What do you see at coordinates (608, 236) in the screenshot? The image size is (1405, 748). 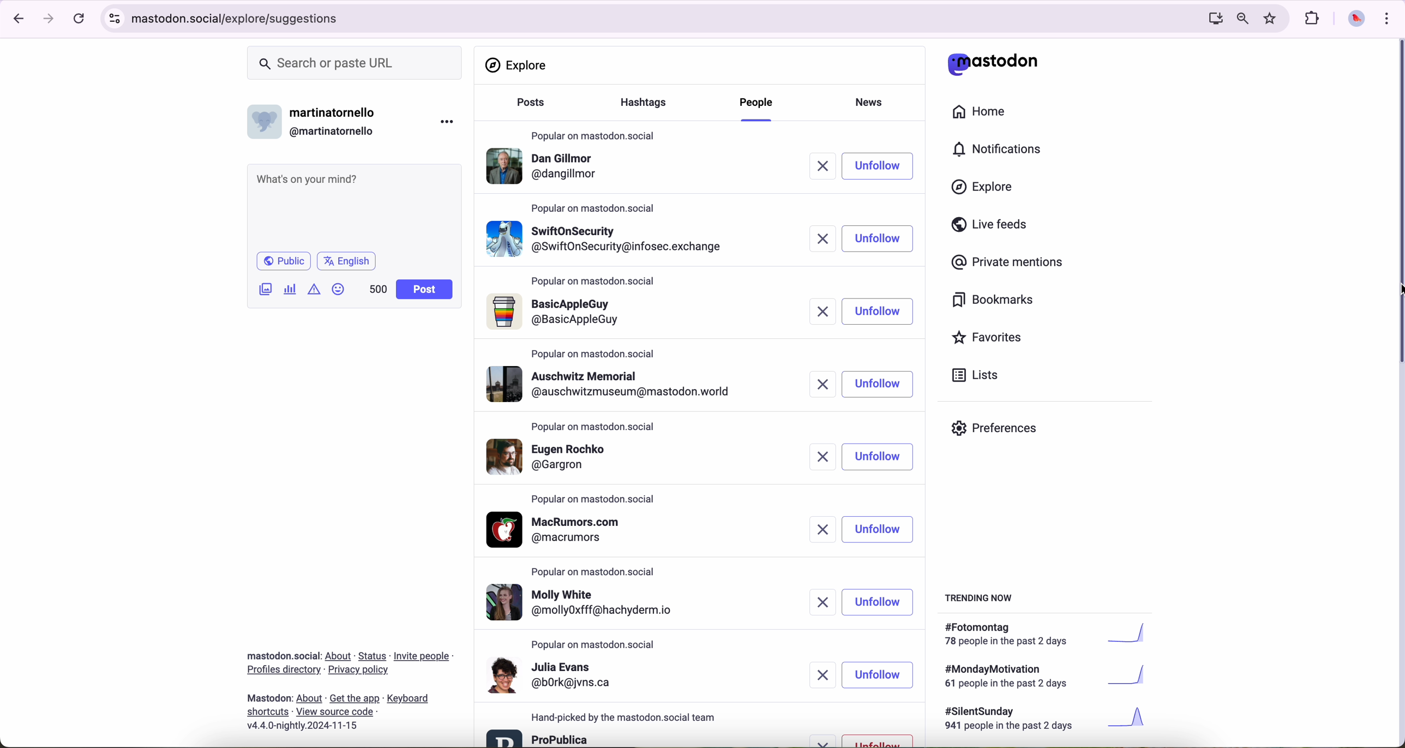 I see `profile` at bounding box center [608, 236].